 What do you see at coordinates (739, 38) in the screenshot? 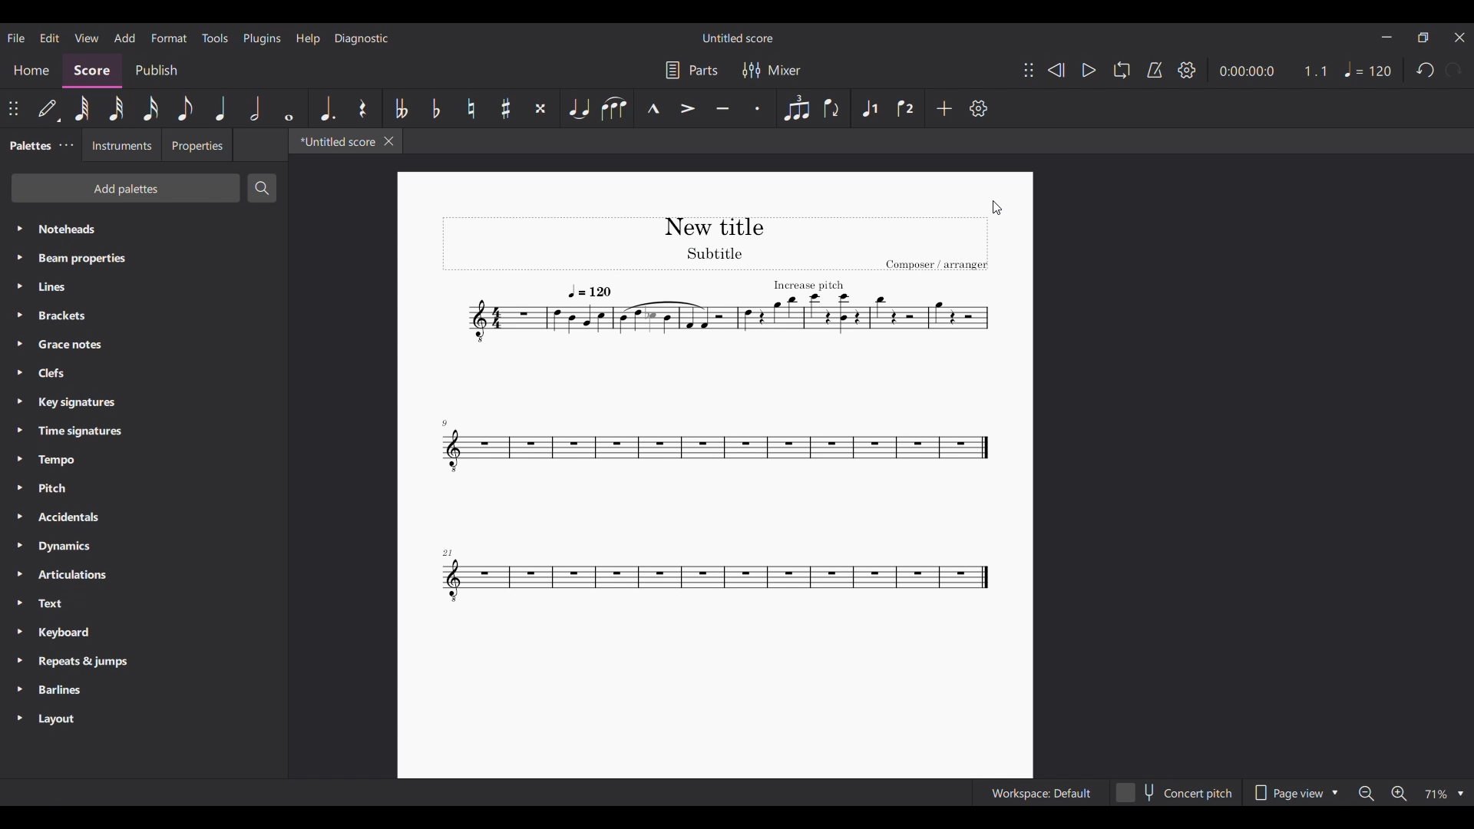
I see `Untitled score` at bounding box center [739, 38].